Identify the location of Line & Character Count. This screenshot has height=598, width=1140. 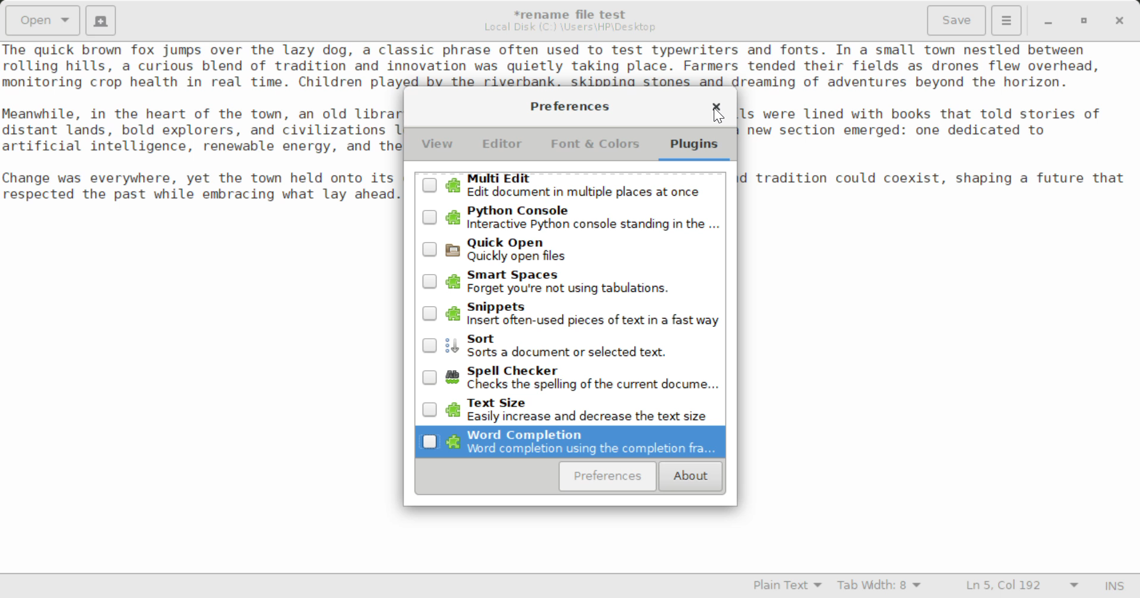
(1022, 587).